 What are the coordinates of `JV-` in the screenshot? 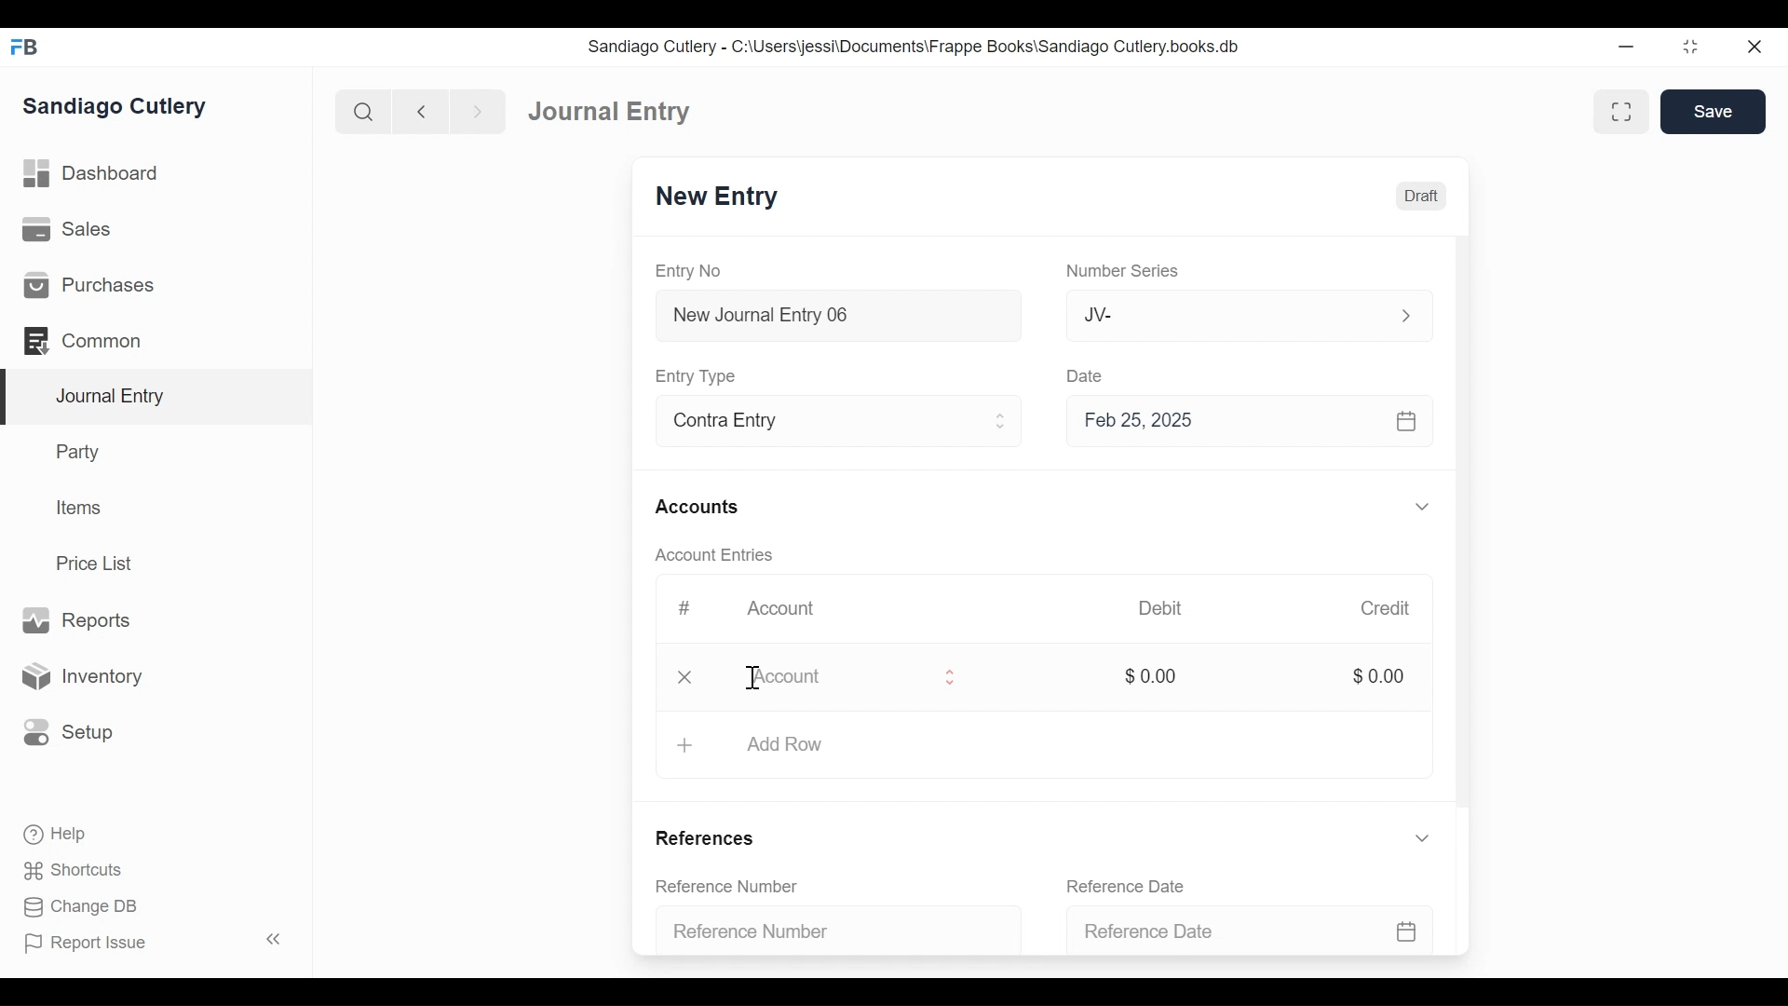 It's located at (1227, 313).